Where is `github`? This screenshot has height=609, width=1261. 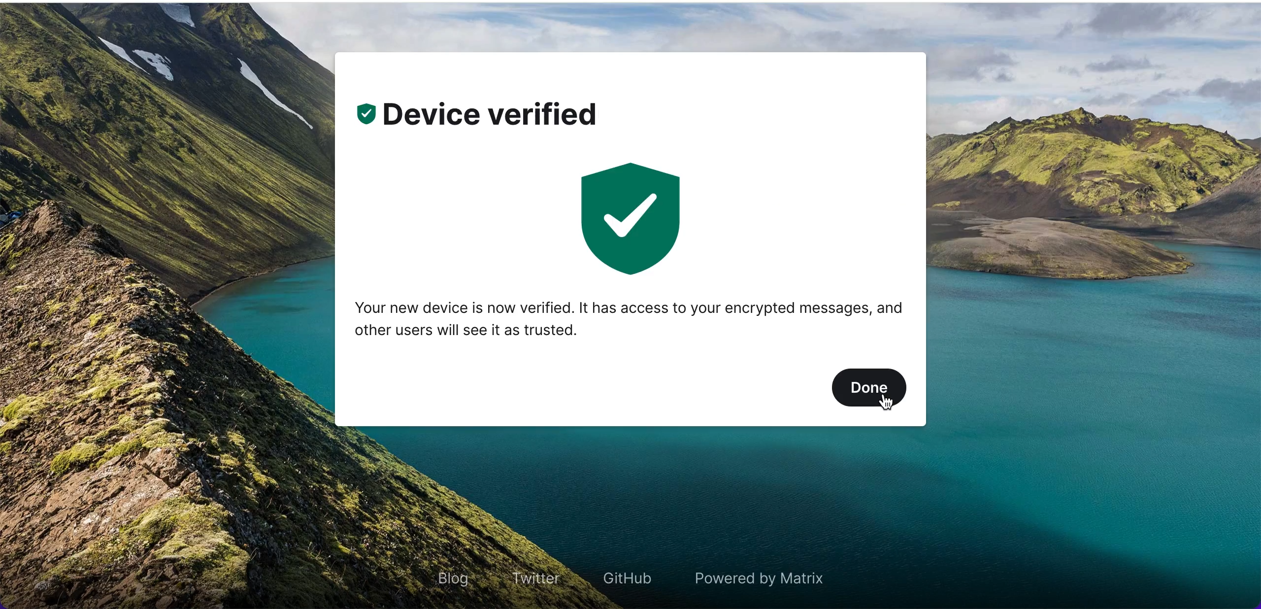 github is located at coordinates (632, 578).